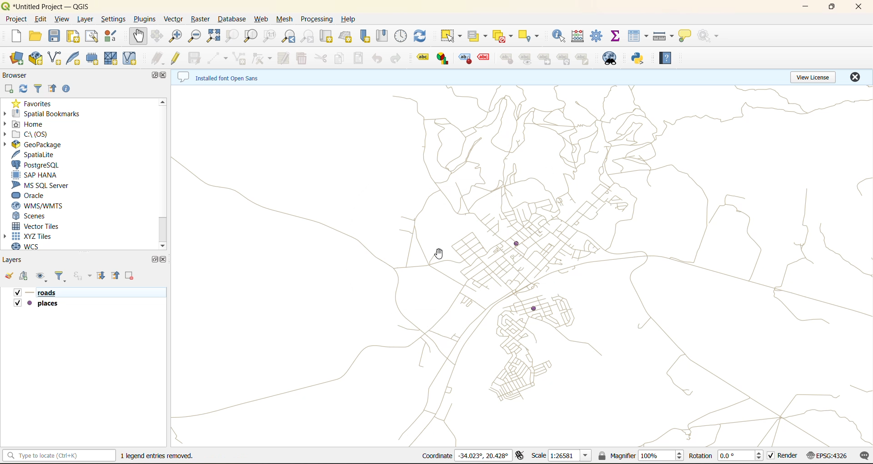  I want to click on enable properties, so click(66, 88).